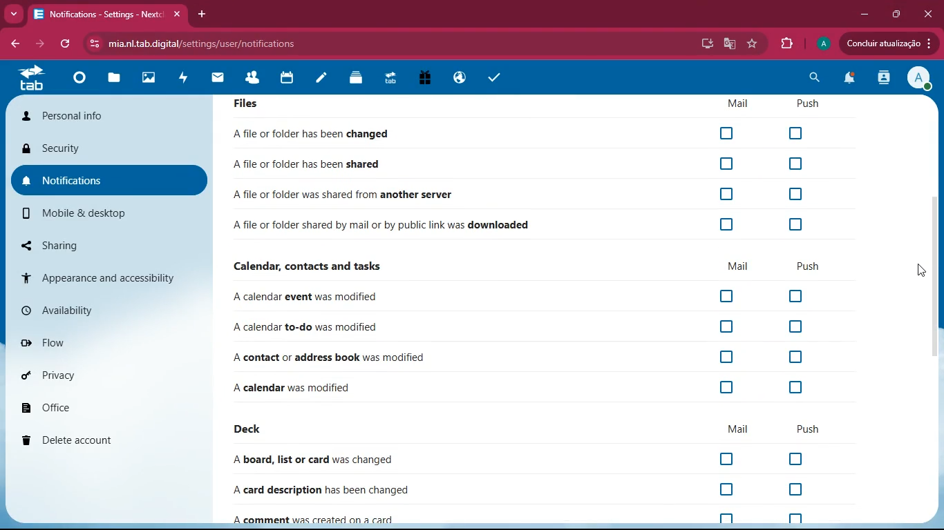 Image resolution: width=944 pixels, height=530 pixels. What do you see at coordinates (153, 79) in the screenshot?
I see `images` at bounding box center [153, 79].